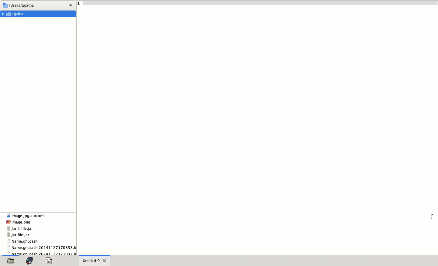  Describe the element at coordinates (25, 216) in the screenshot. I see `image.jpg.aux.xml` at that location.